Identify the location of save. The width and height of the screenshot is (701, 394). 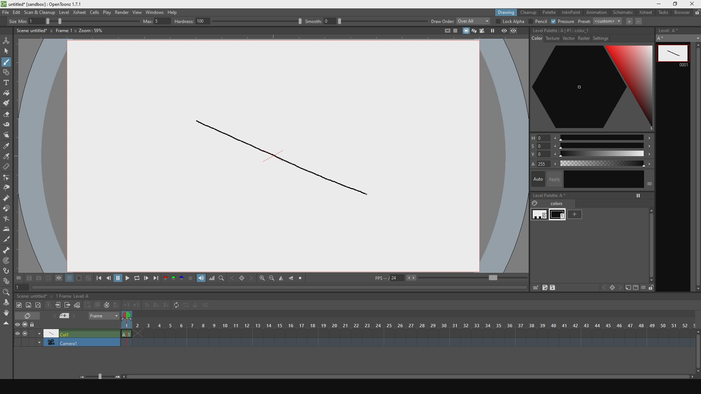
(544, 288).